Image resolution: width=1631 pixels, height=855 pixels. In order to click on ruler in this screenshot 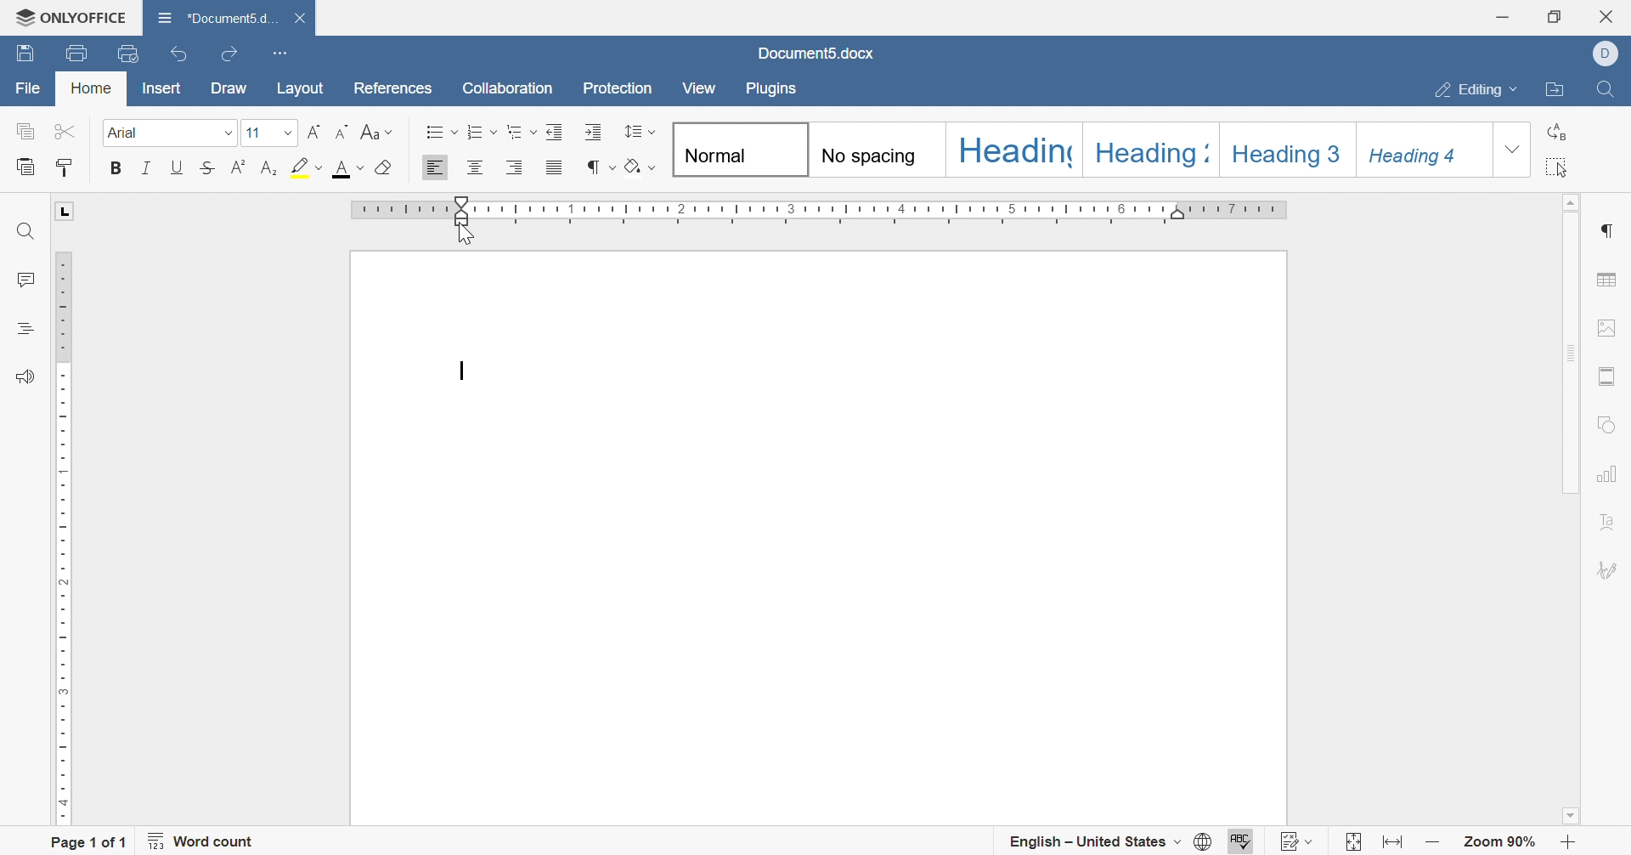, I will do `click(59, 535)`.